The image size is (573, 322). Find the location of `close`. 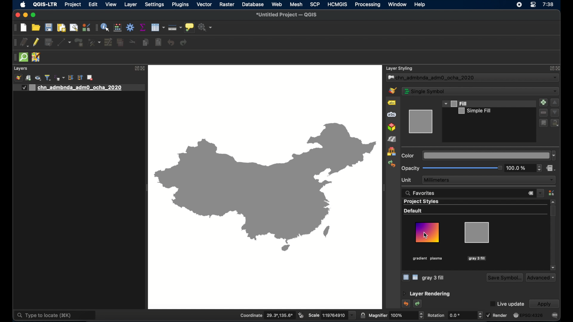

close is located at coordinates (559, 69).